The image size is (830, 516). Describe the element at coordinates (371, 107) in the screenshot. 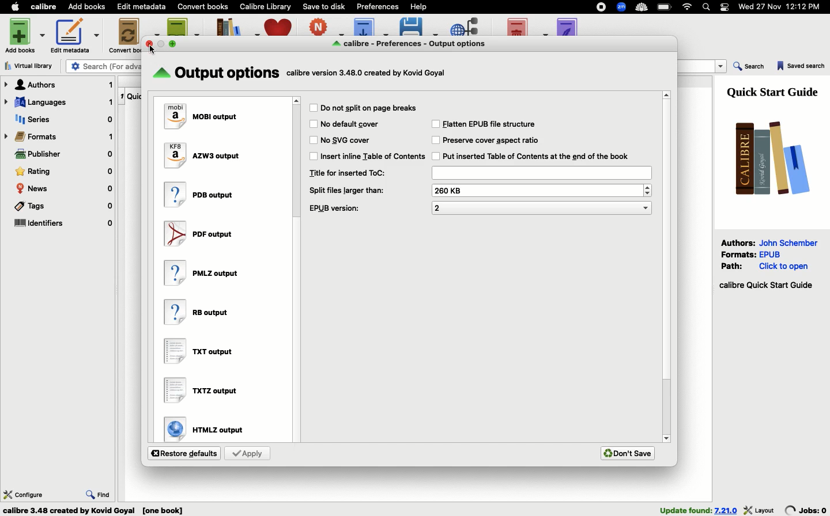

I see `Do not split or place breaks` at that location.